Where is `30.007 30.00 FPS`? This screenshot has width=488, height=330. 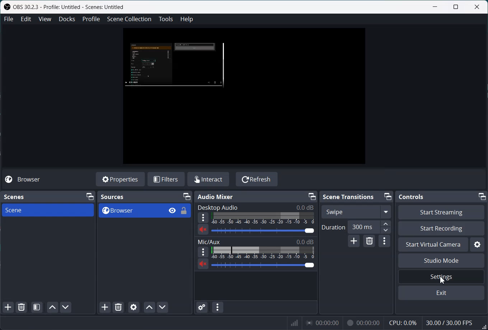 30.007 30.00 FPS is located at coordinates (449, 322).